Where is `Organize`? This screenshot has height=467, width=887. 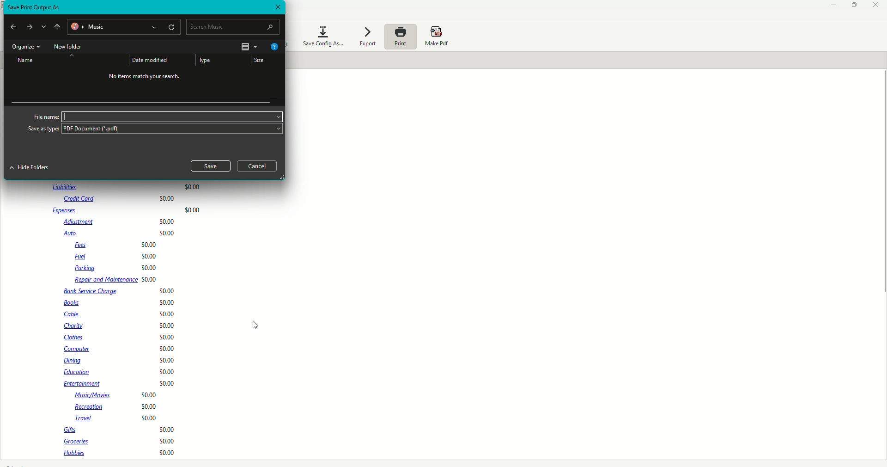
Organize is located at coordinates (25, 47).